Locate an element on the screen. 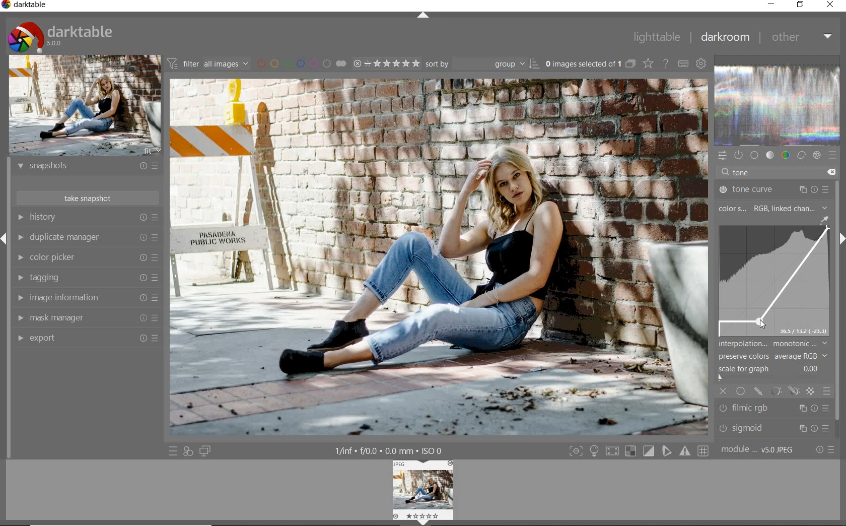  change overlays shown on thumbnails is located at coordinates (648, 63).